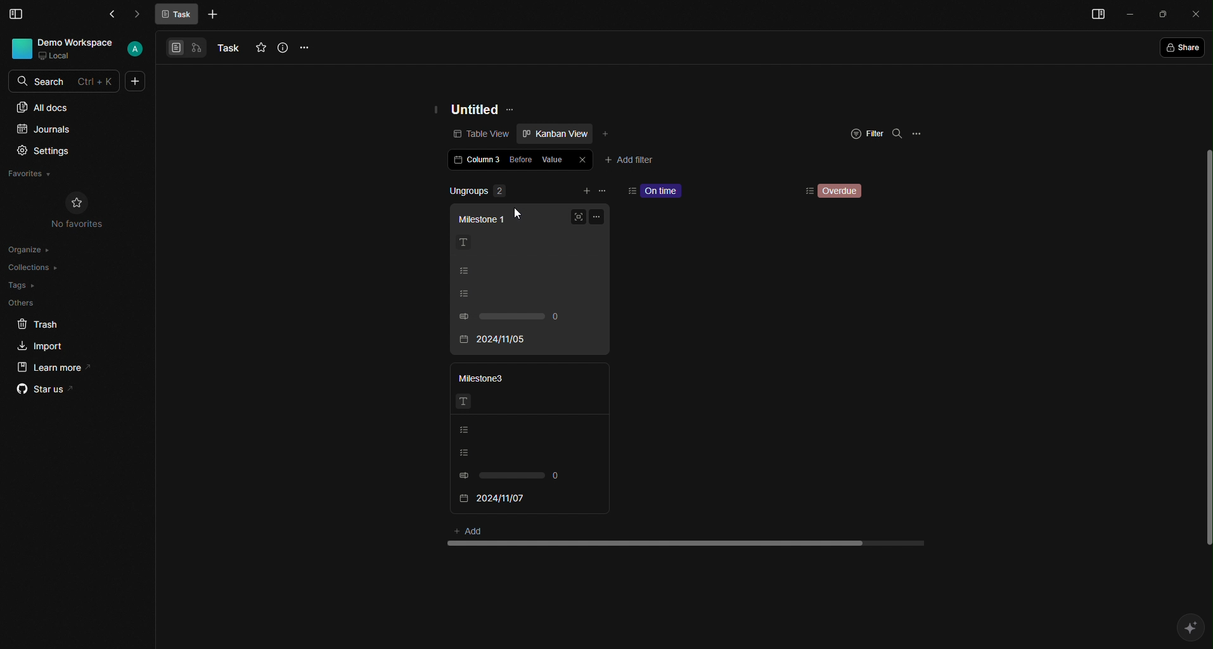 The image size is (1213, 649). I want to click on Untitled, so click(475, 107).